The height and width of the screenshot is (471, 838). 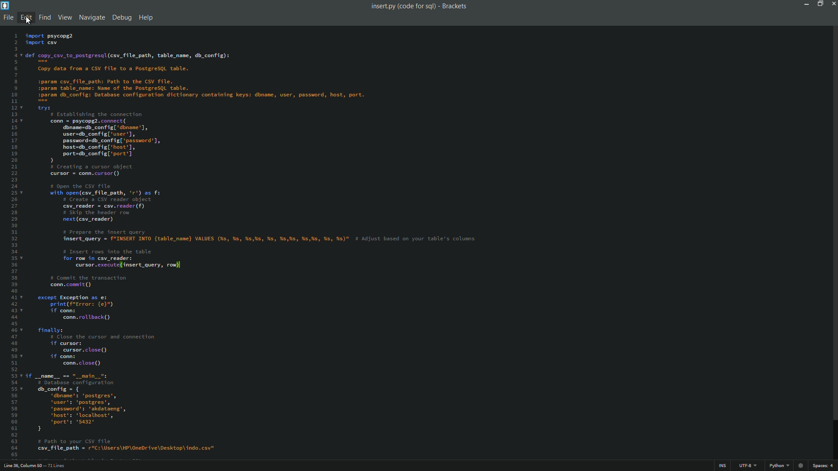 What do you see at coordinates (58, 466) in the screenshot?
I see `number of lines` at bounding box center [58, 466].